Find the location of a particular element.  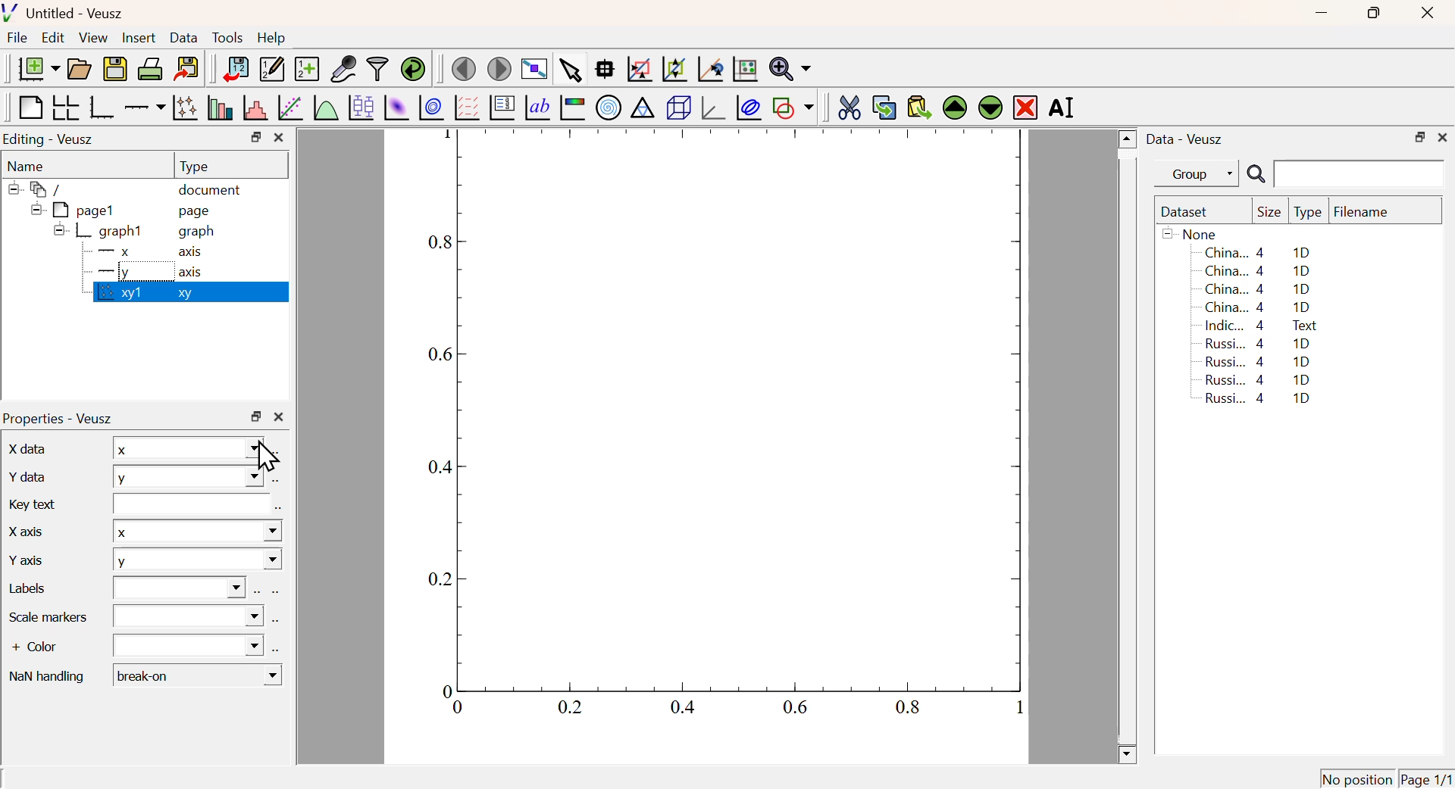

Create new dataset is located at coordinates (306, 70).